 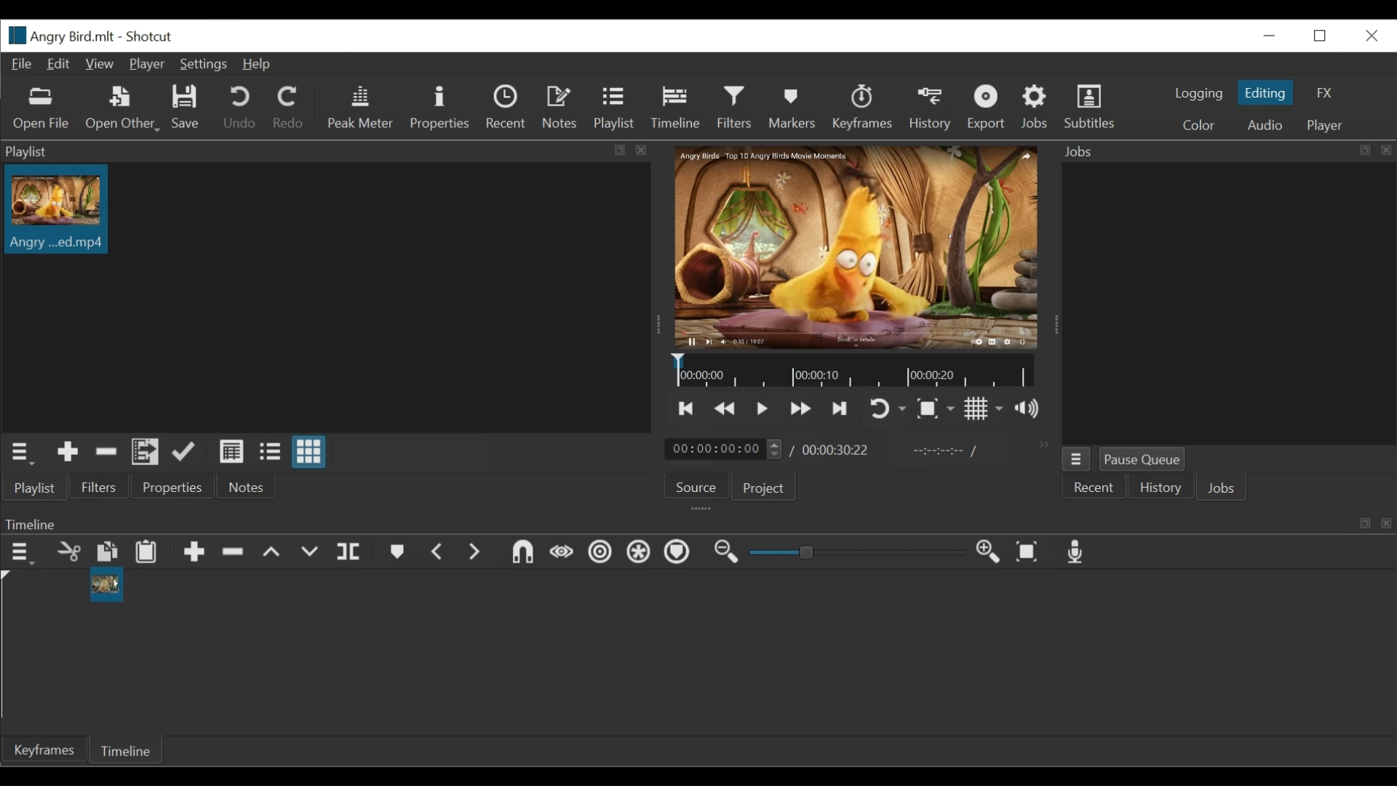 What do you see at coordinates (68, 452) in the screenshot?
I see `Add Source to the playlist` at bounding box center [68, 452].